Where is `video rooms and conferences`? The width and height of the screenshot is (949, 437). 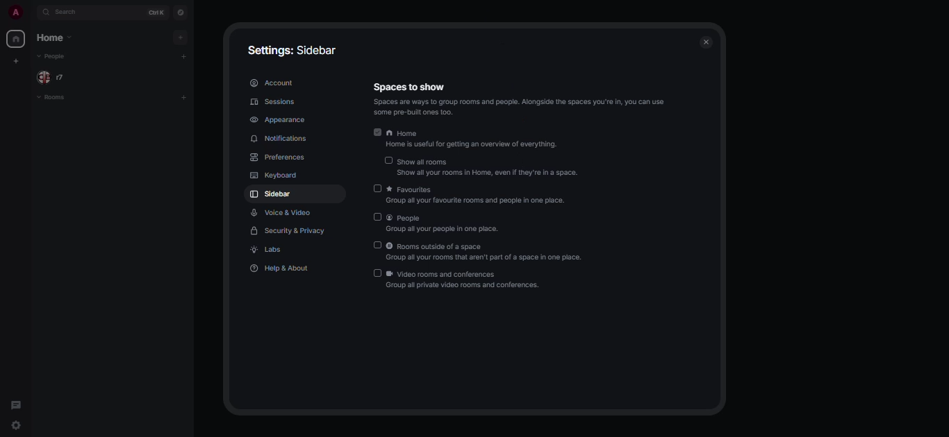 video rooms and conferences is located at coordinates (465, 280).